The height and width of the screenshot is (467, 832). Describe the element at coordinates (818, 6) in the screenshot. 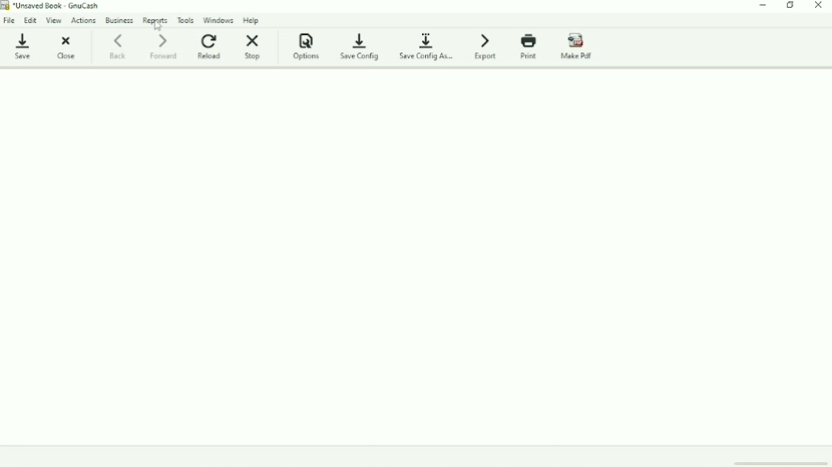

I see `Close` at that location.